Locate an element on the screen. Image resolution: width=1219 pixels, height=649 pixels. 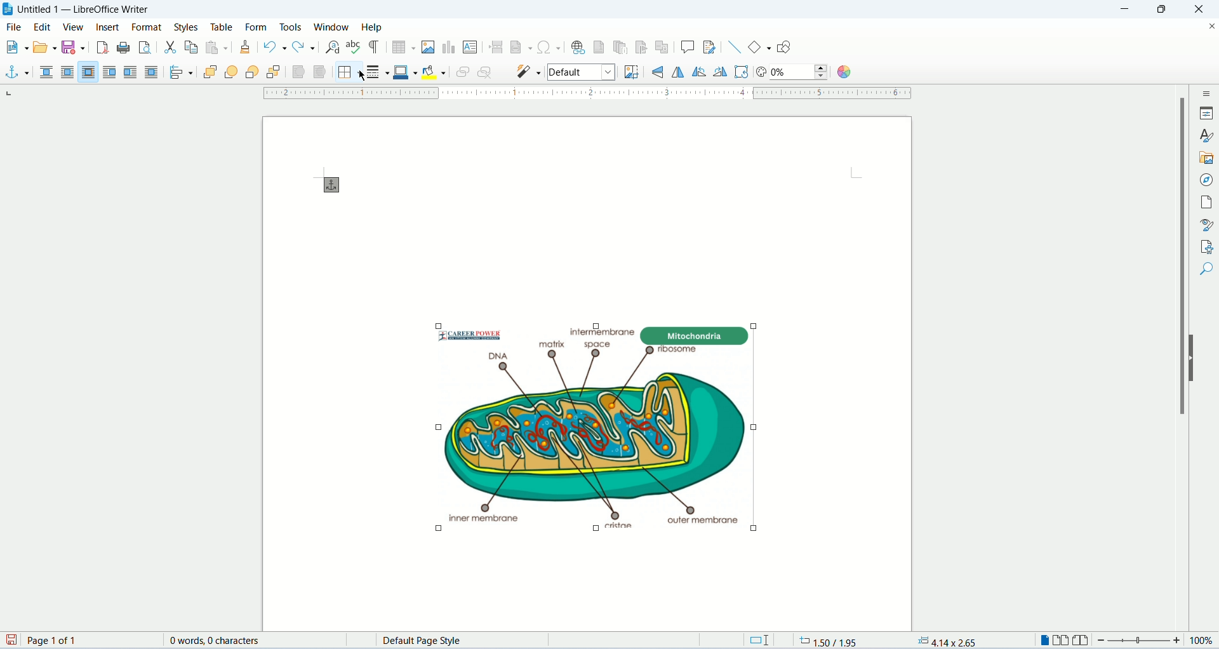
styles is located at coordinates (189, 27).